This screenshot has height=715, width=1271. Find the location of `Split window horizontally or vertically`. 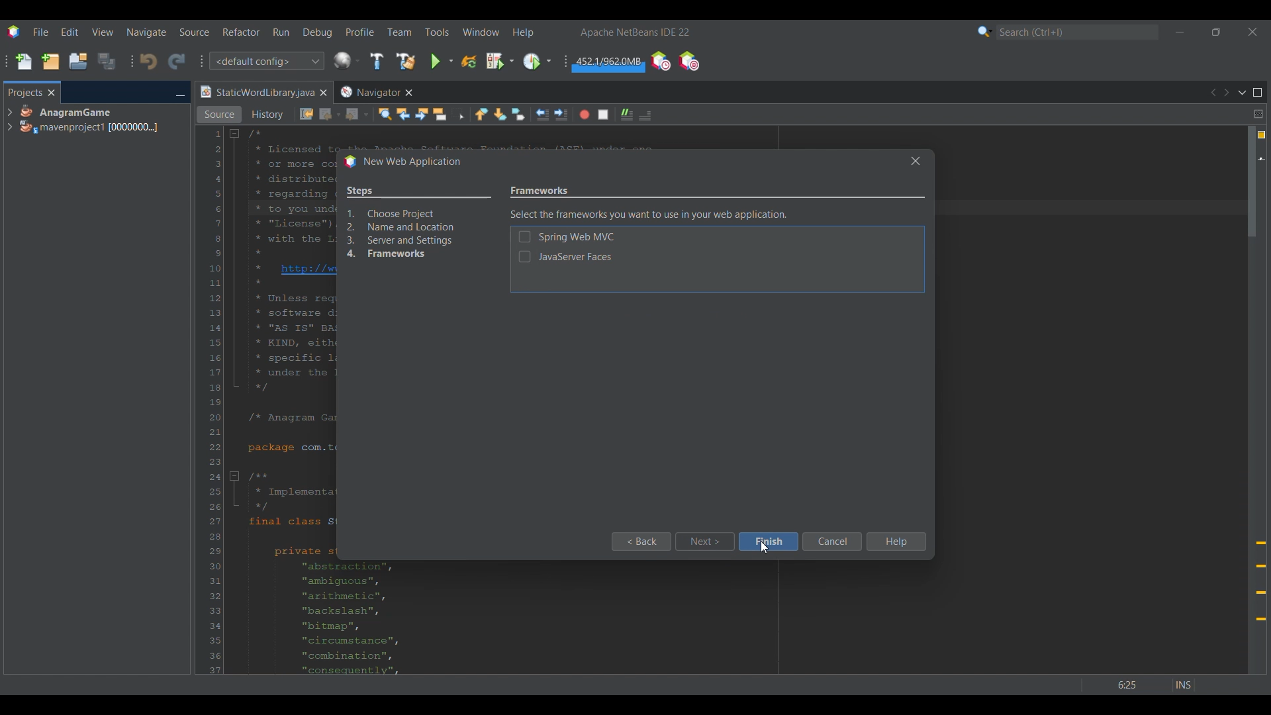

Split window horizontally or vertically is located at coordinates (1258, 114).